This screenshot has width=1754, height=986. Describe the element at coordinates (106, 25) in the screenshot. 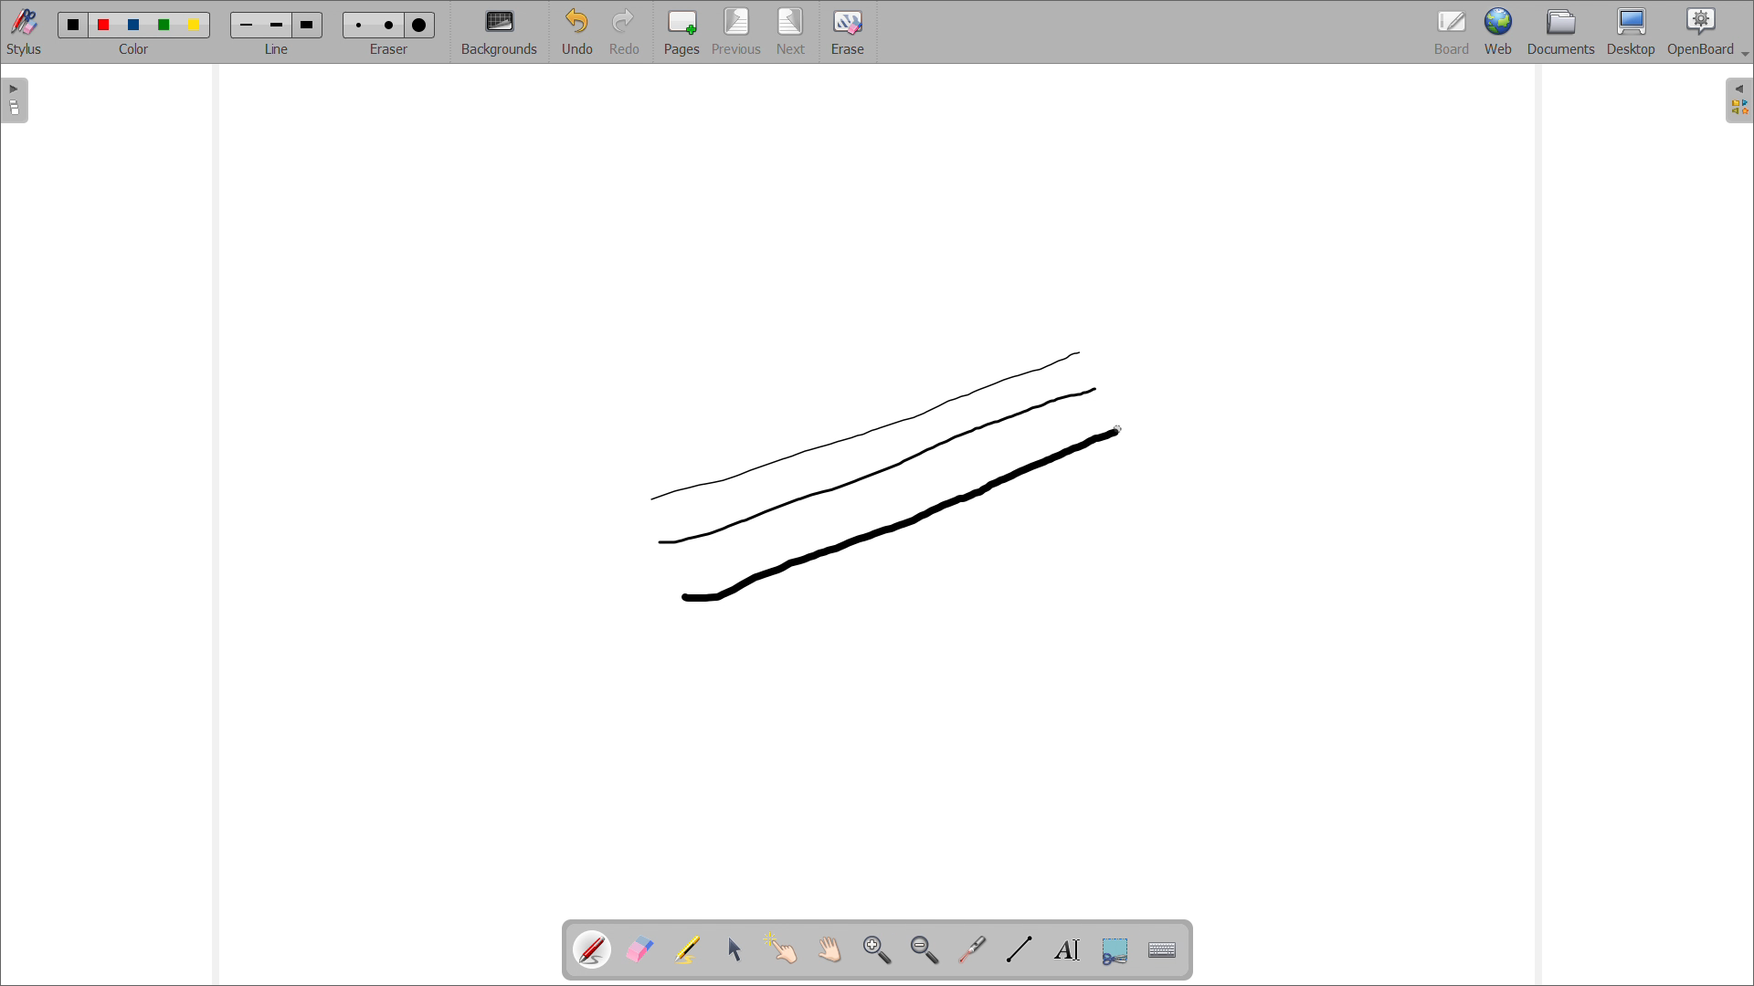

I see `color` at that location.